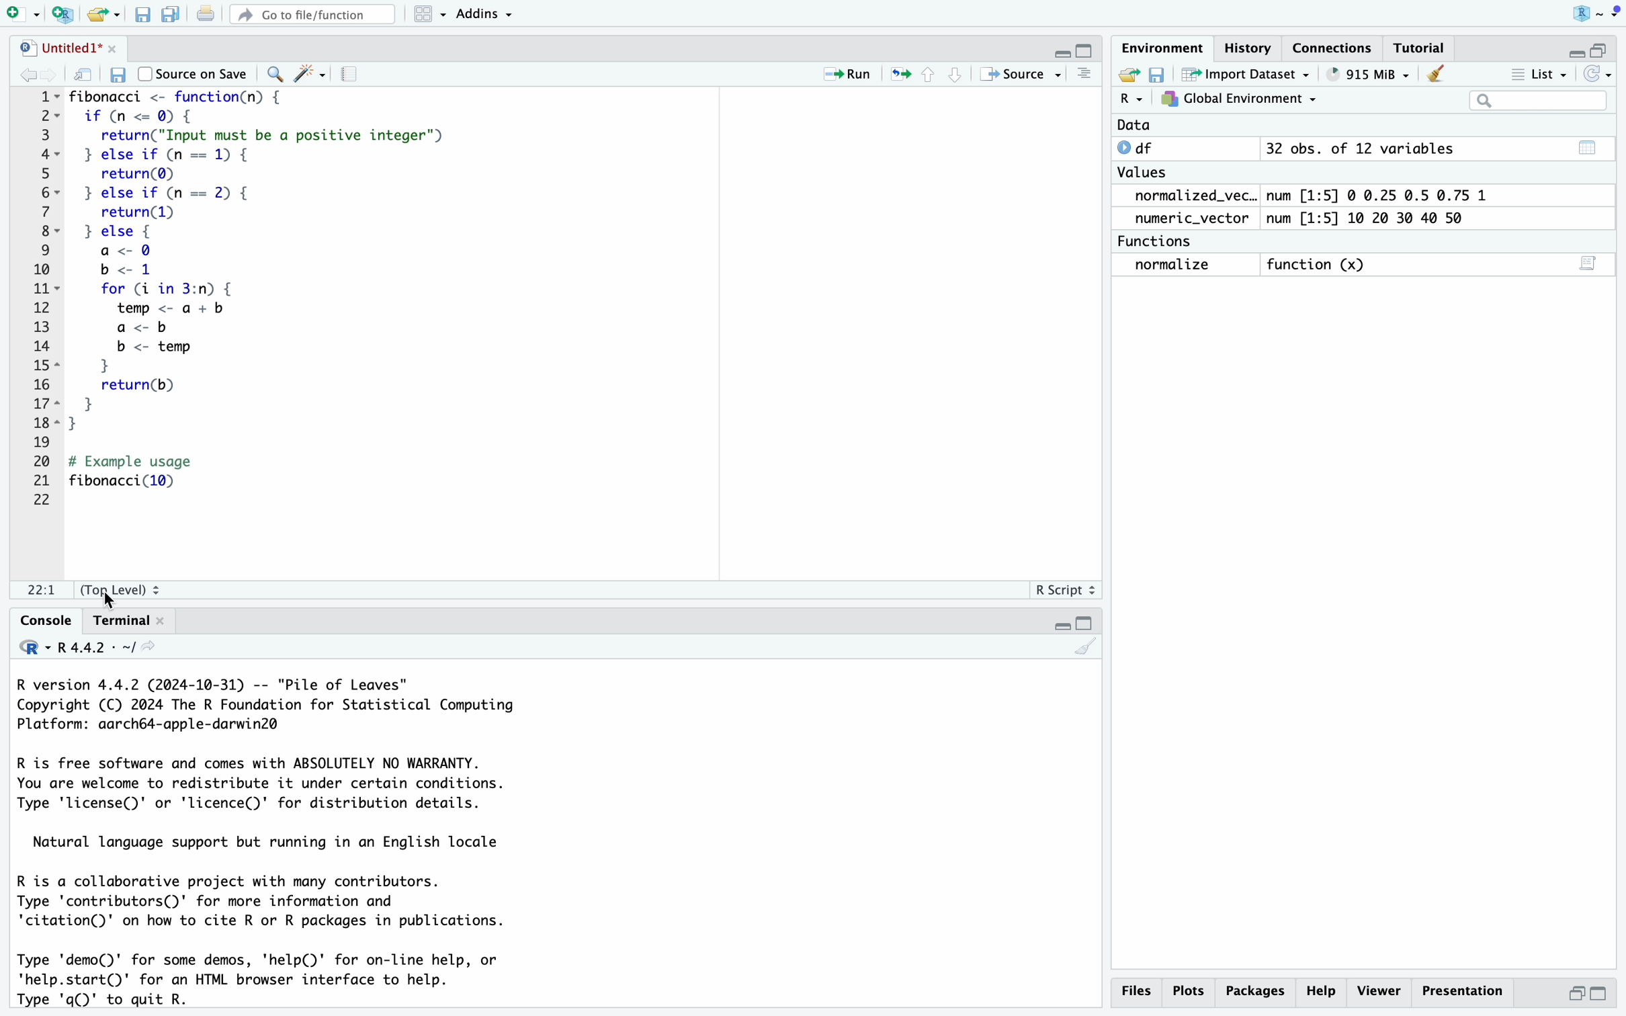 Image resolution: width=1626 pixels, height=1016 pixels. What do you see at coordinates (103, 14) in the screenshot?
I see `open an existing file` at bounding box center [103, 14].